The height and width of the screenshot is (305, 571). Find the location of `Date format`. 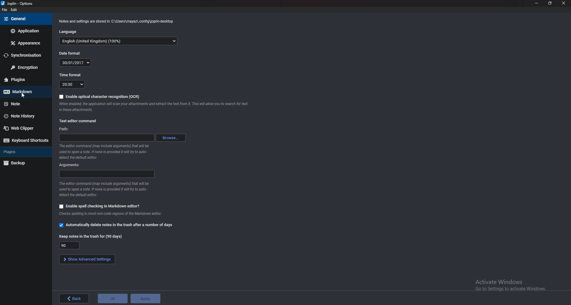

Date format is located at coordinates (76, 62).